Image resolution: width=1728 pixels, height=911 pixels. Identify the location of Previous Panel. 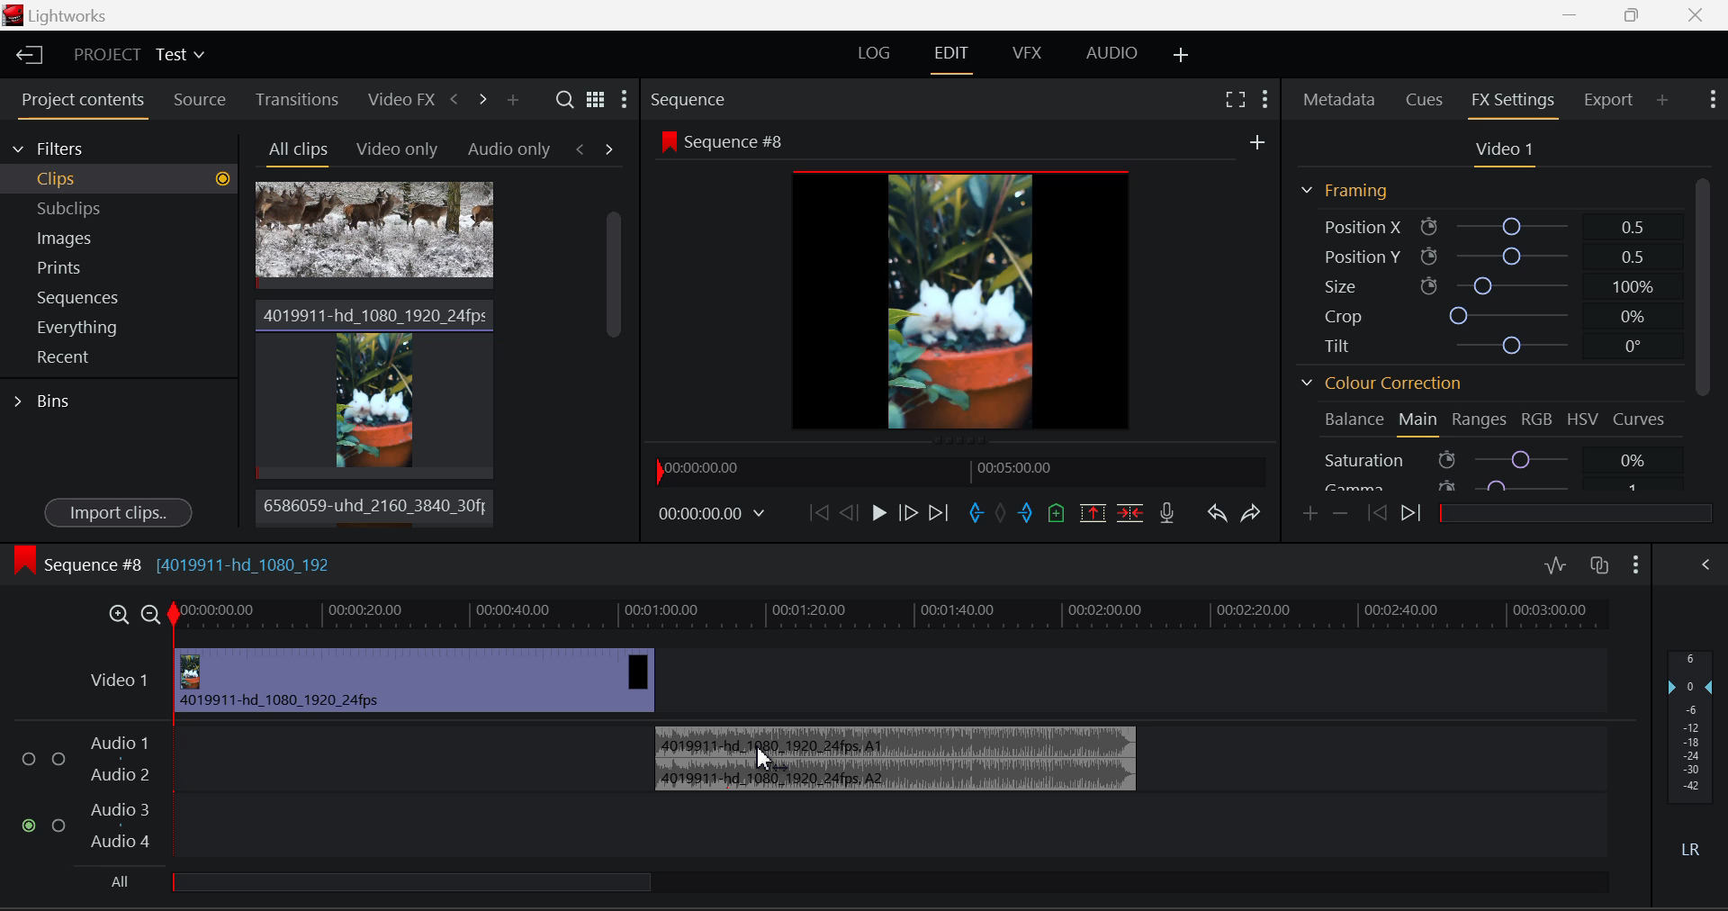
(454, 102).